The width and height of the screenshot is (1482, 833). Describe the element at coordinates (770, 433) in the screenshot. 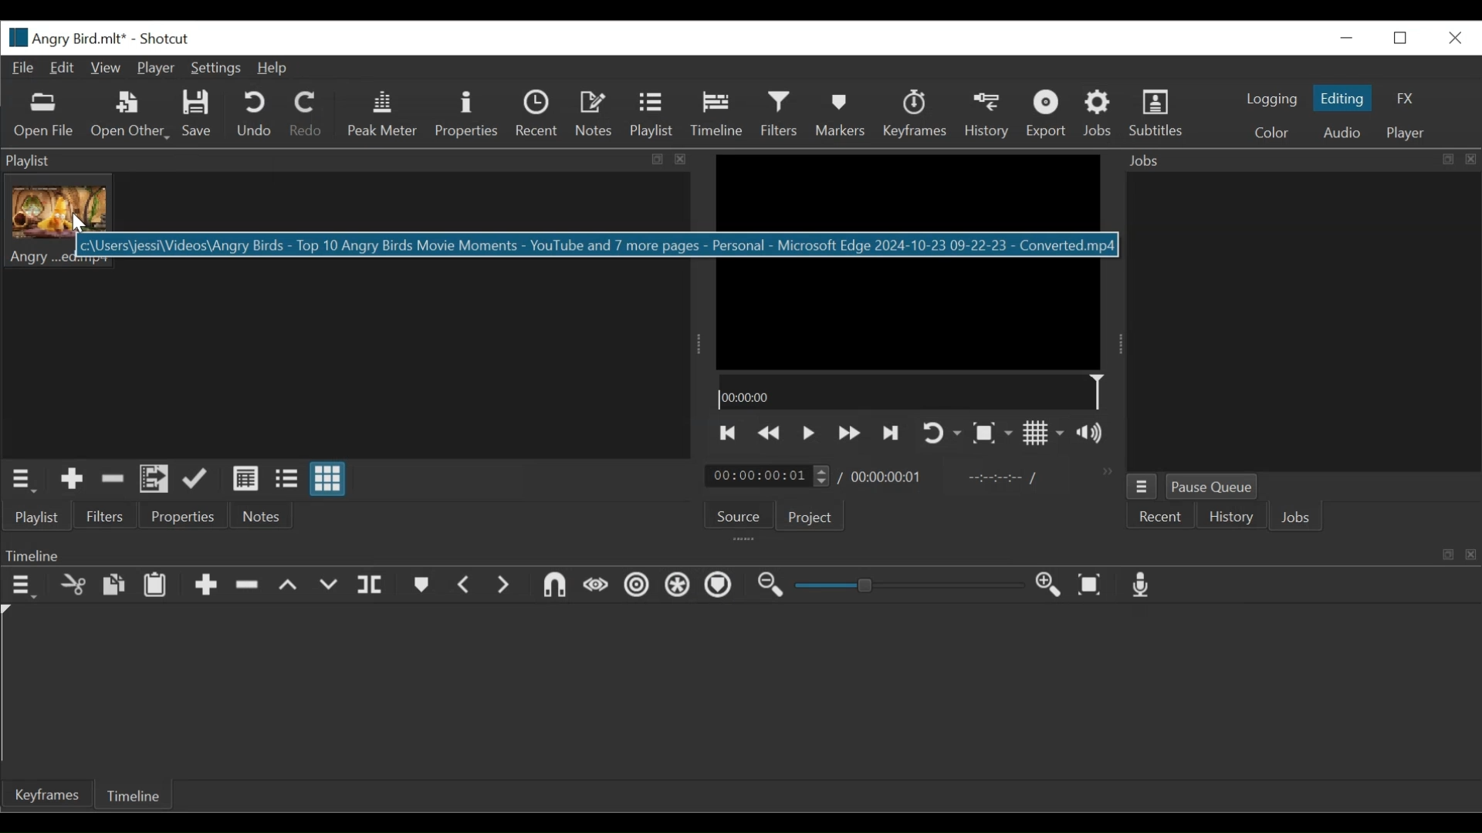

I see `Play backward quickly` at that location.